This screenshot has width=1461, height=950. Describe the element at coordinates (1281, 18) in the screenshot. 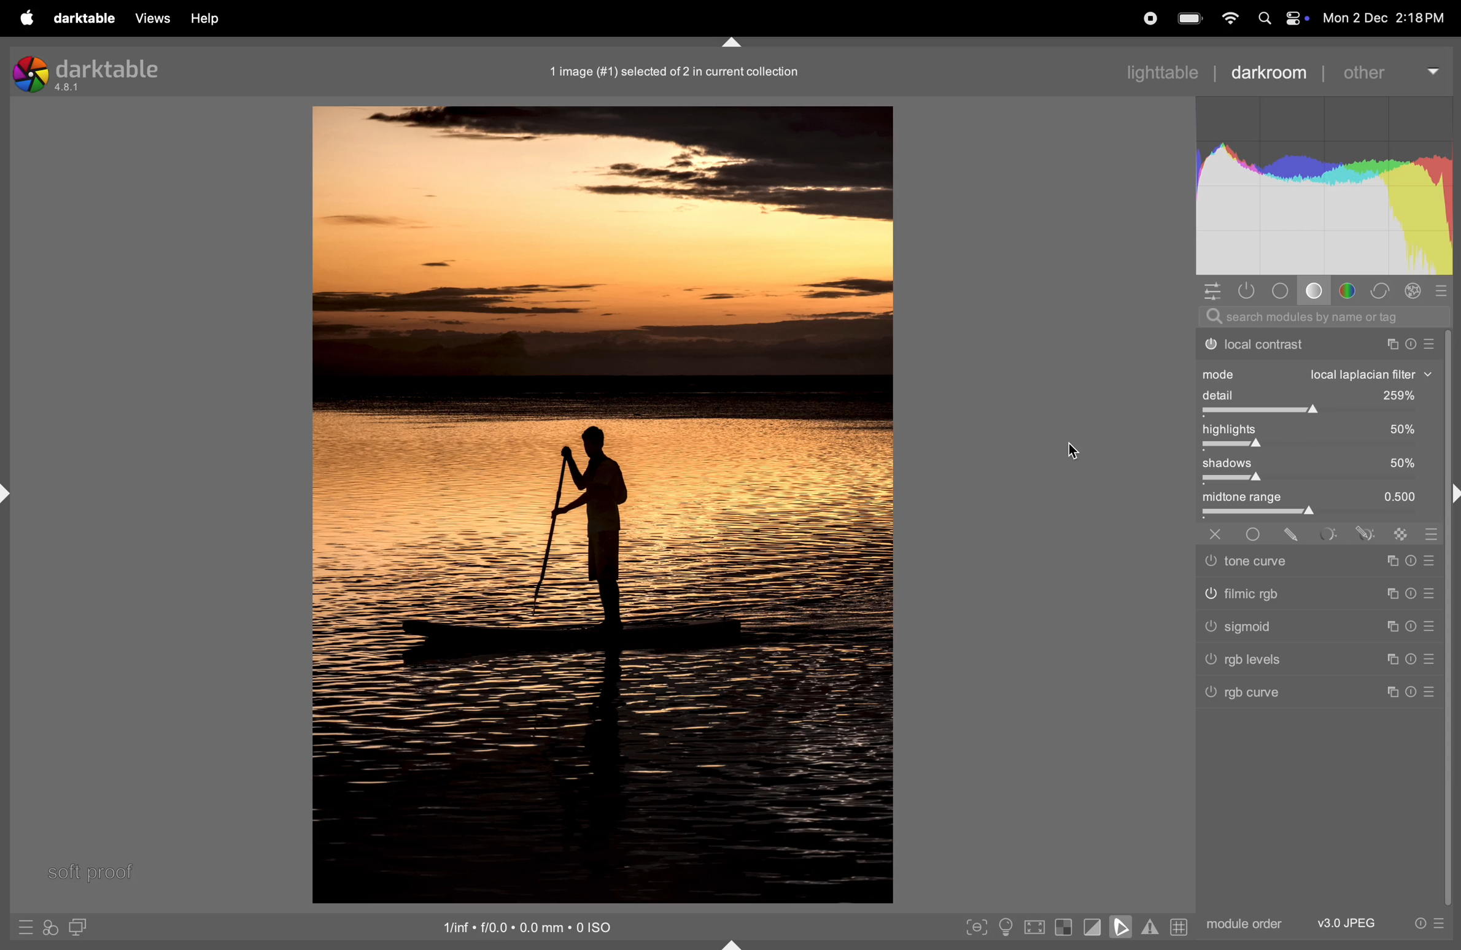

I see `apple widgets` at that location.